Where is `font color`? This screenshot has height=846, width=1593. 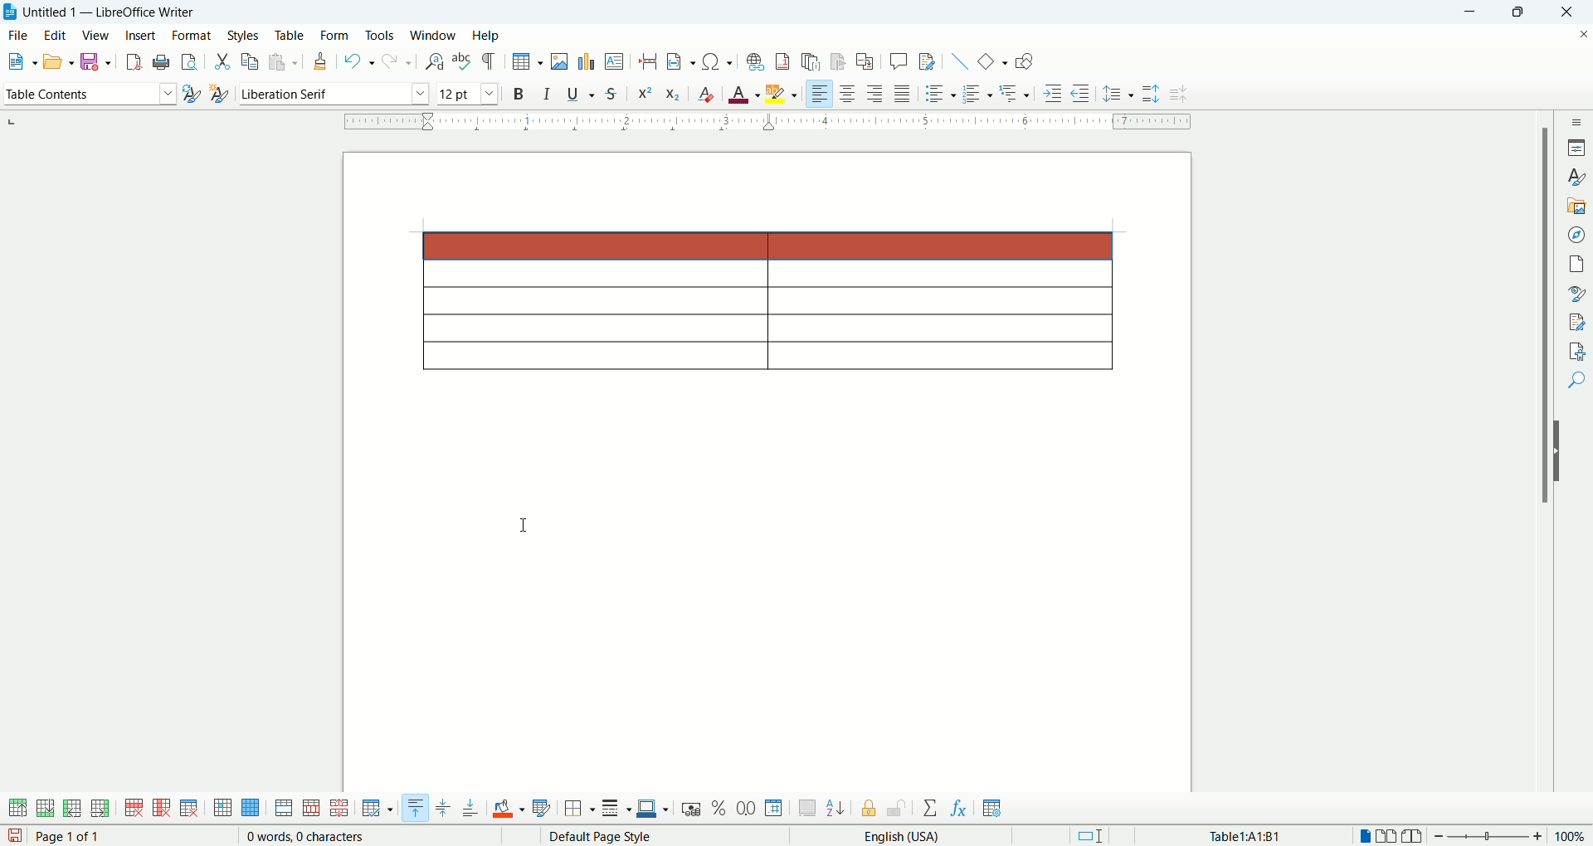
font color is located at coordinates (745, 92).